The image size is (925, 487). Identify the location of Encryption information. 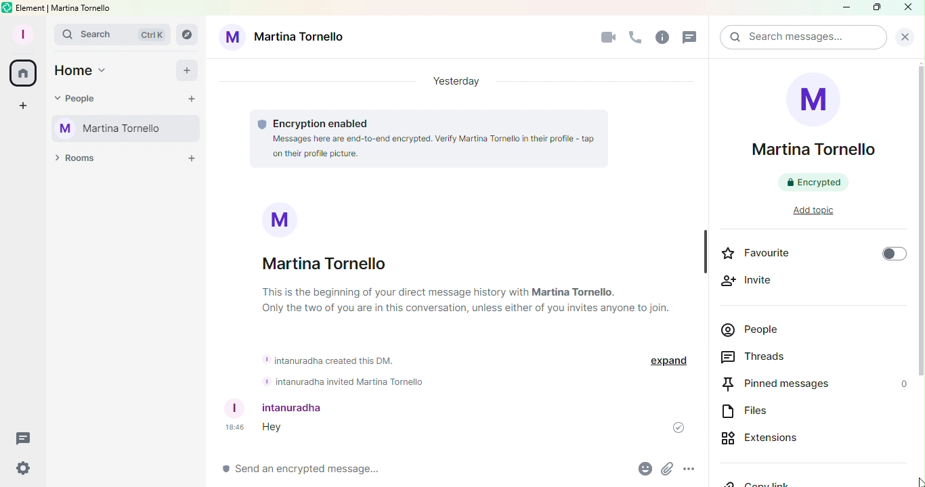
(311, 122).